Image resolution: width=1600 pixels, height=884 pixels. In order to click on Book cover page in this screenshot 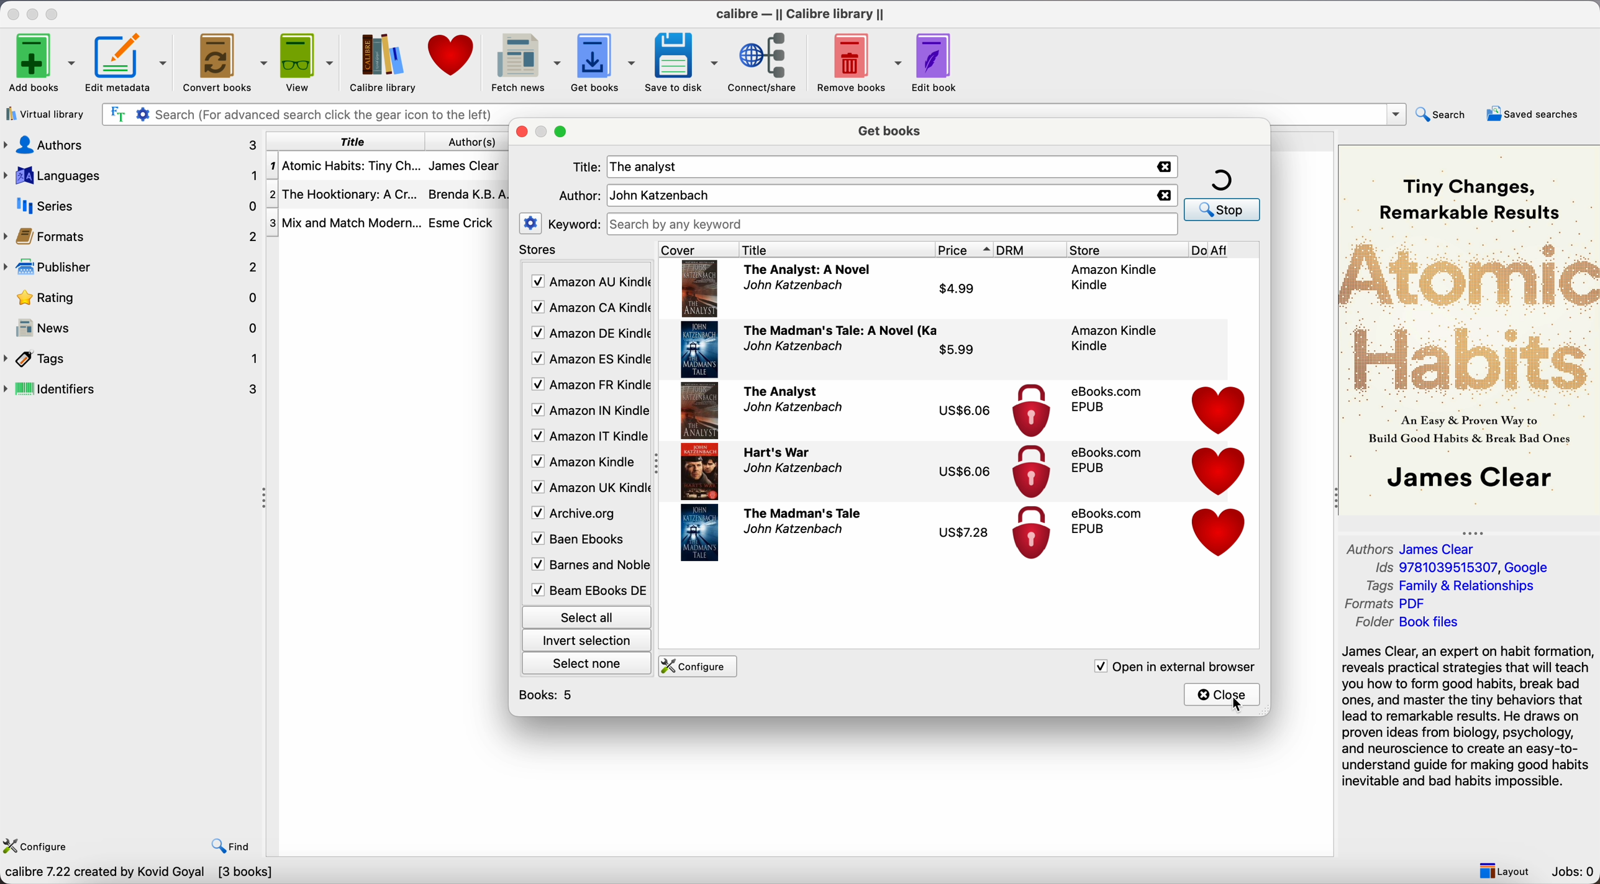, I will do `click(701, 288)`.